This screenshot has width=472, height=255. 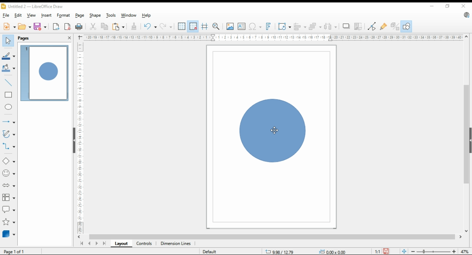 What do you see at coordinates (93, 26) in the screenshot?
I see `cut` at bounding box center [93, 26].